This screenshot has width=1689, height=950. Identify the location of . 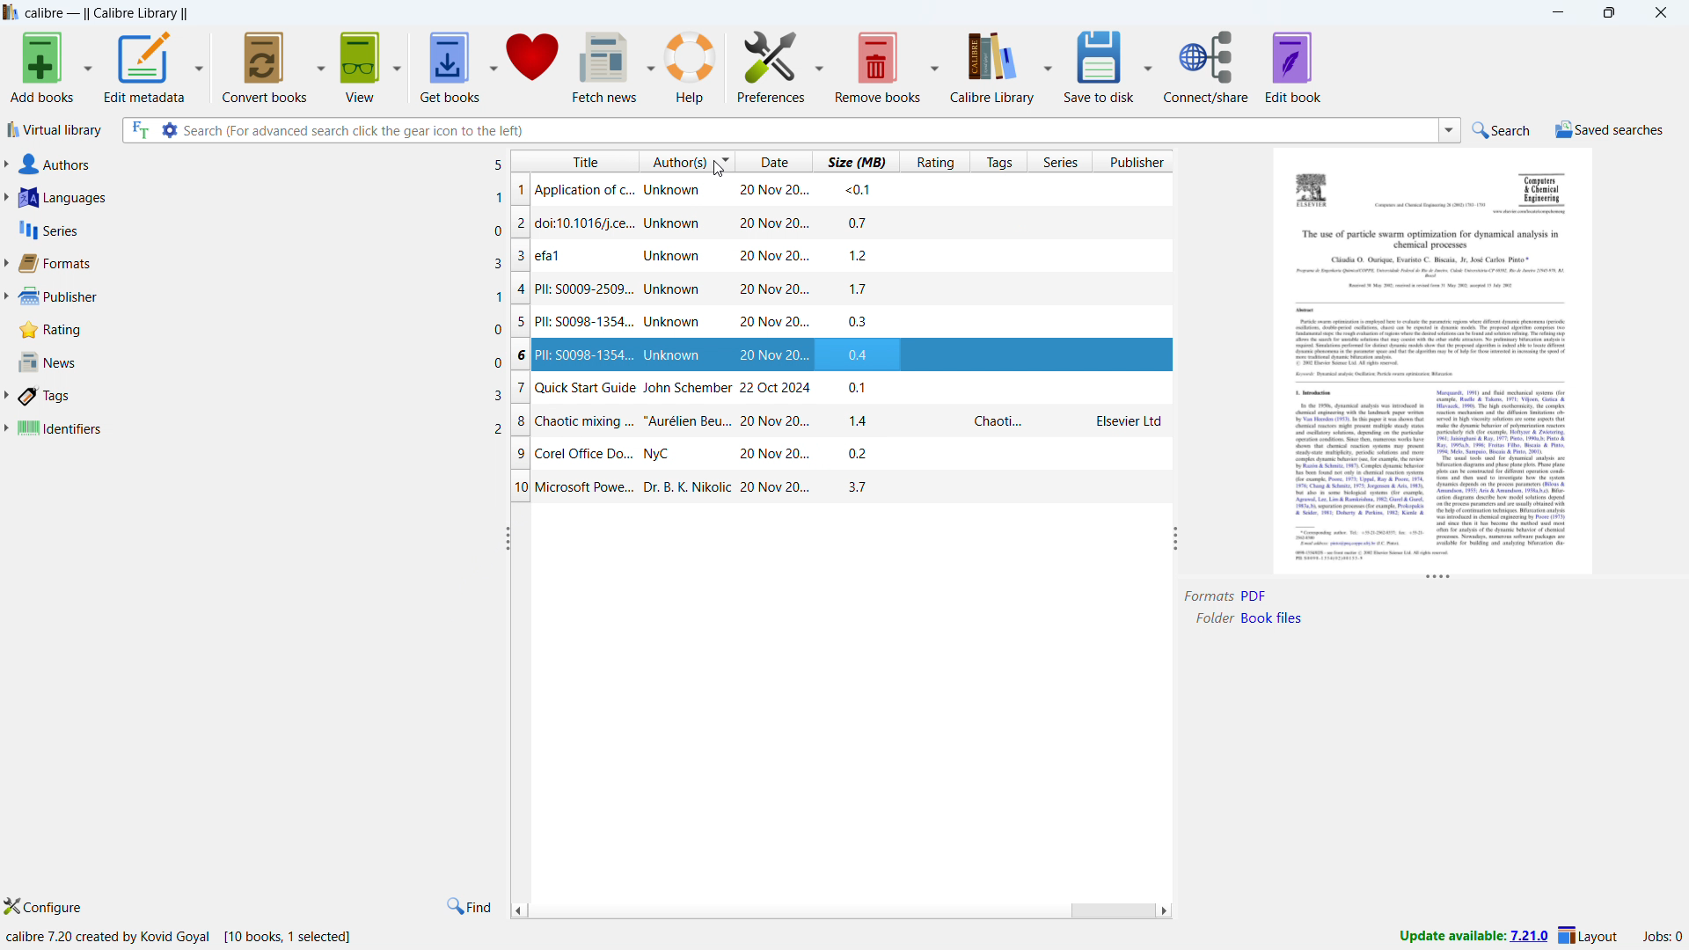
(1533, 213).